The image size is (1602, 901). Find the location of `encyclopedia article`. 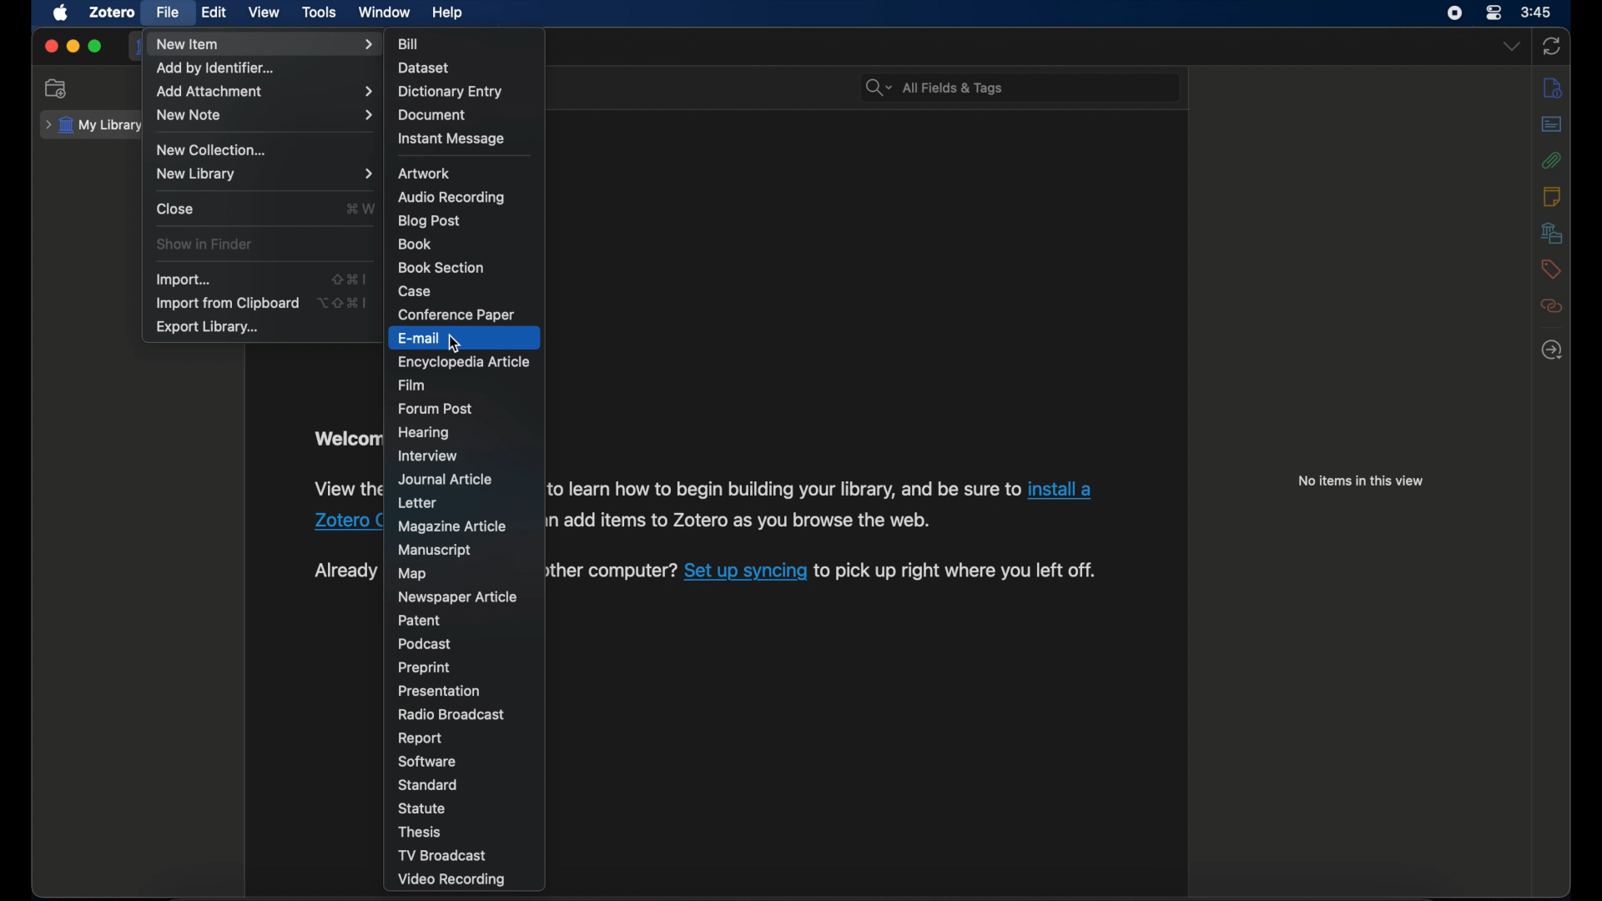

encyclopedia article is located at coordinates (464, 360).